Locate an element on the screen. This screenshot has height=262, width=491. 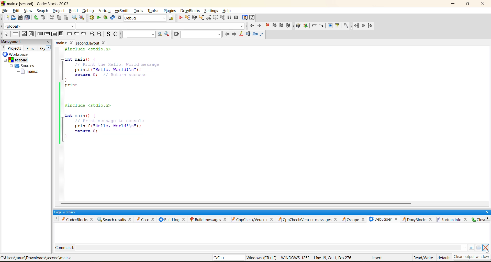
logs and others is located at coordinates (67, 213).